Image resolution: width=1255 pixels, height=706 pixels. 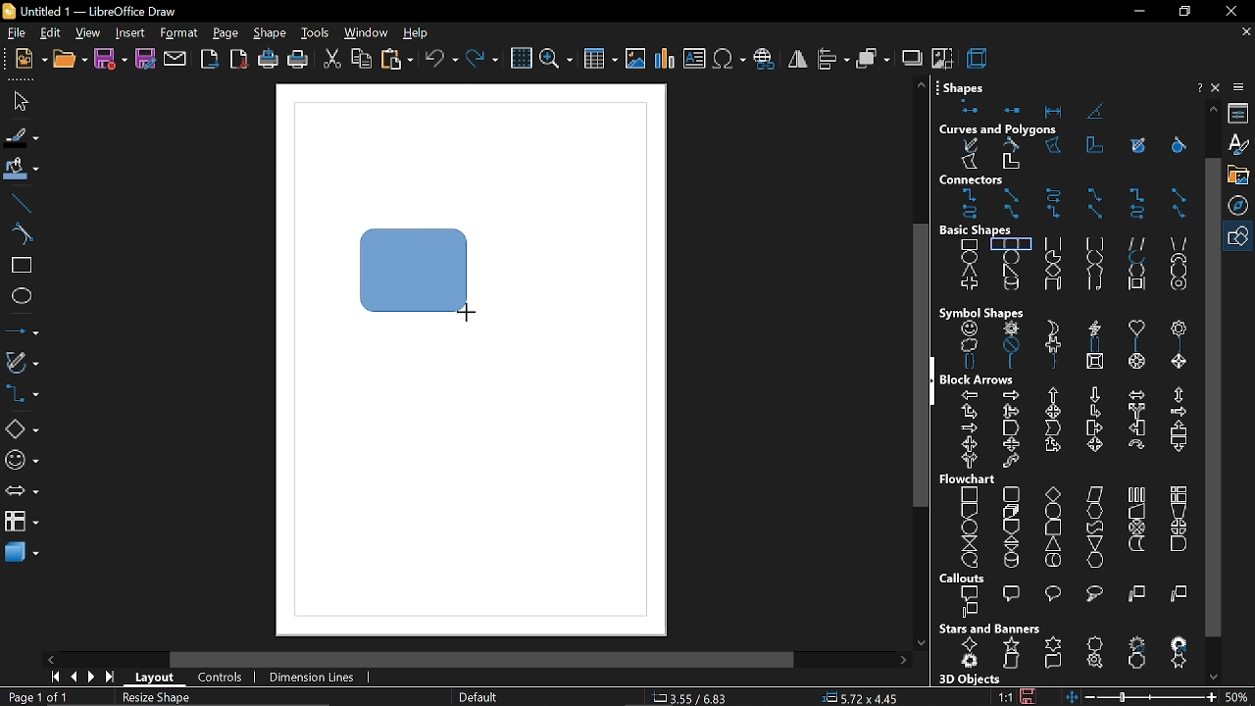 What do you see at coordinates (1230, 11) in the screenshot?
I see `close` at bounding box center [1230, 11].